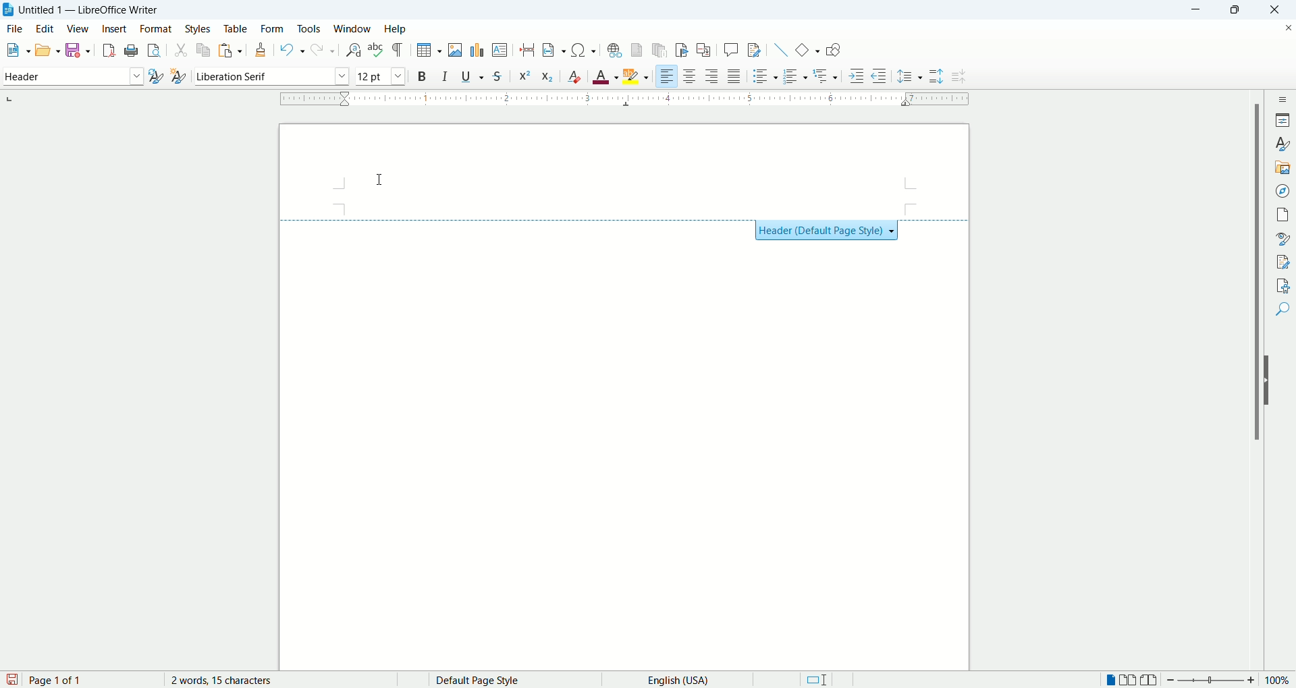  Describe the element at coordinates (79, 29) in the screenshot. I see `view` at that location.